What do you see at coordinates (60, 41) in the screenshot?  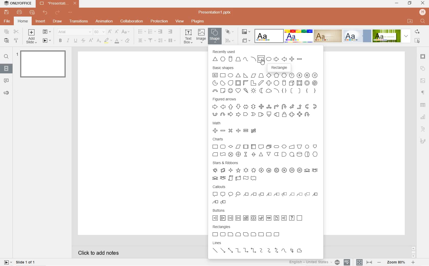 I see `bold` at bounding box center [60, 41].